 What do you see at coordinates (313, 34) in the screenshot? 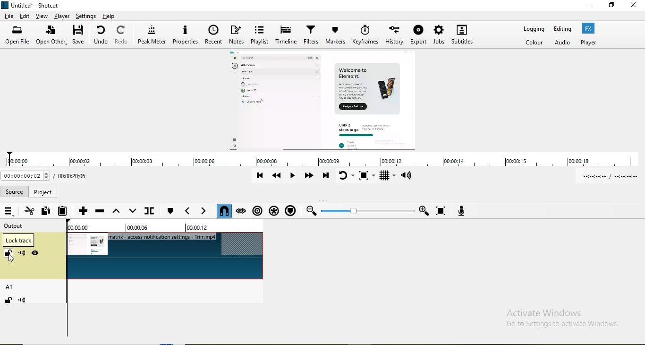
I see `Filters` at bounding box center [313, 34].